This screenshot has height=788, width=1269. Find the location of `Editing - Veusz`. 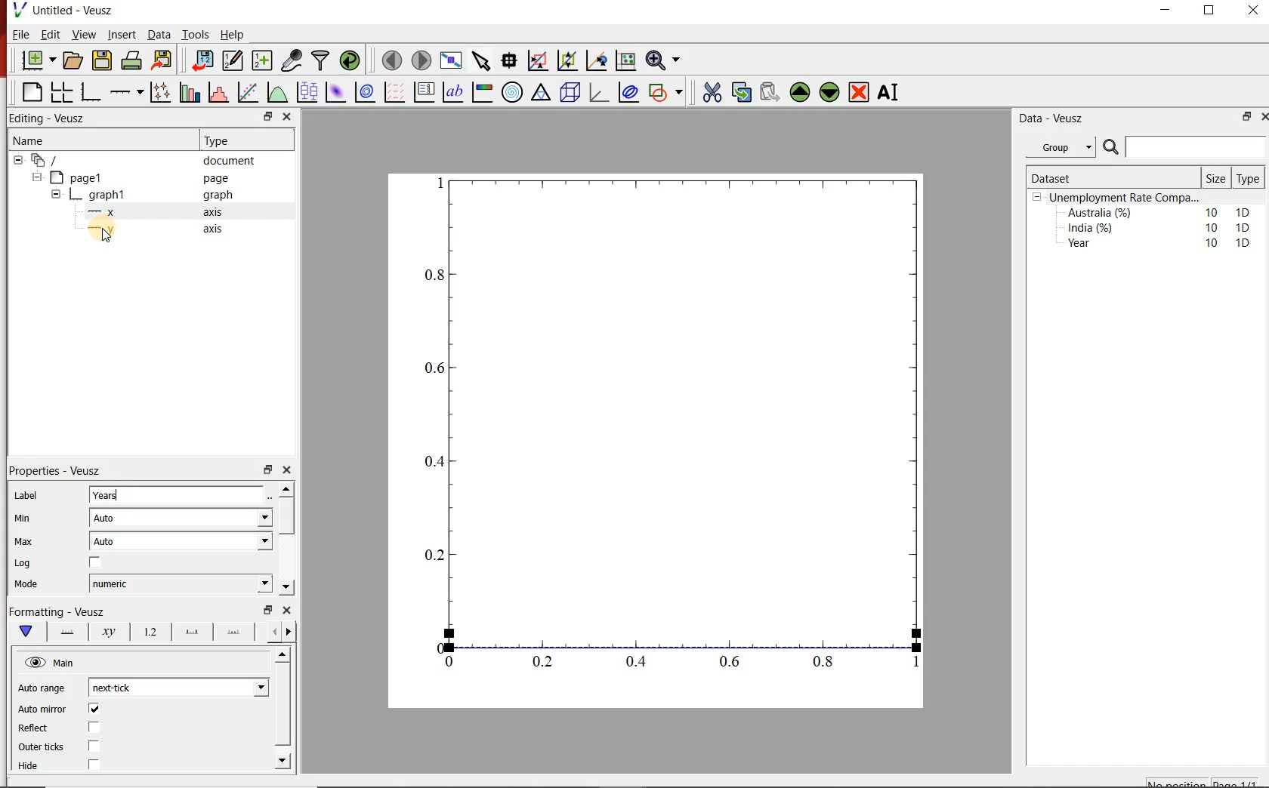

Editing - Veusz is located at coordinates (50, 117).